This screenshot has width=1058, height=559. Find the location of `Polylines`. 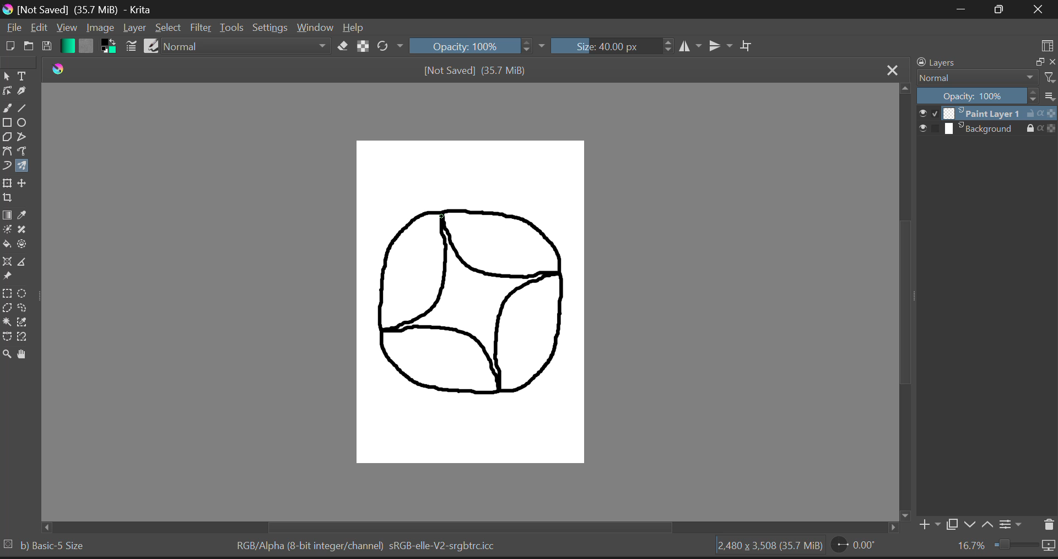

Polylines is located at coordinates (23, 137).